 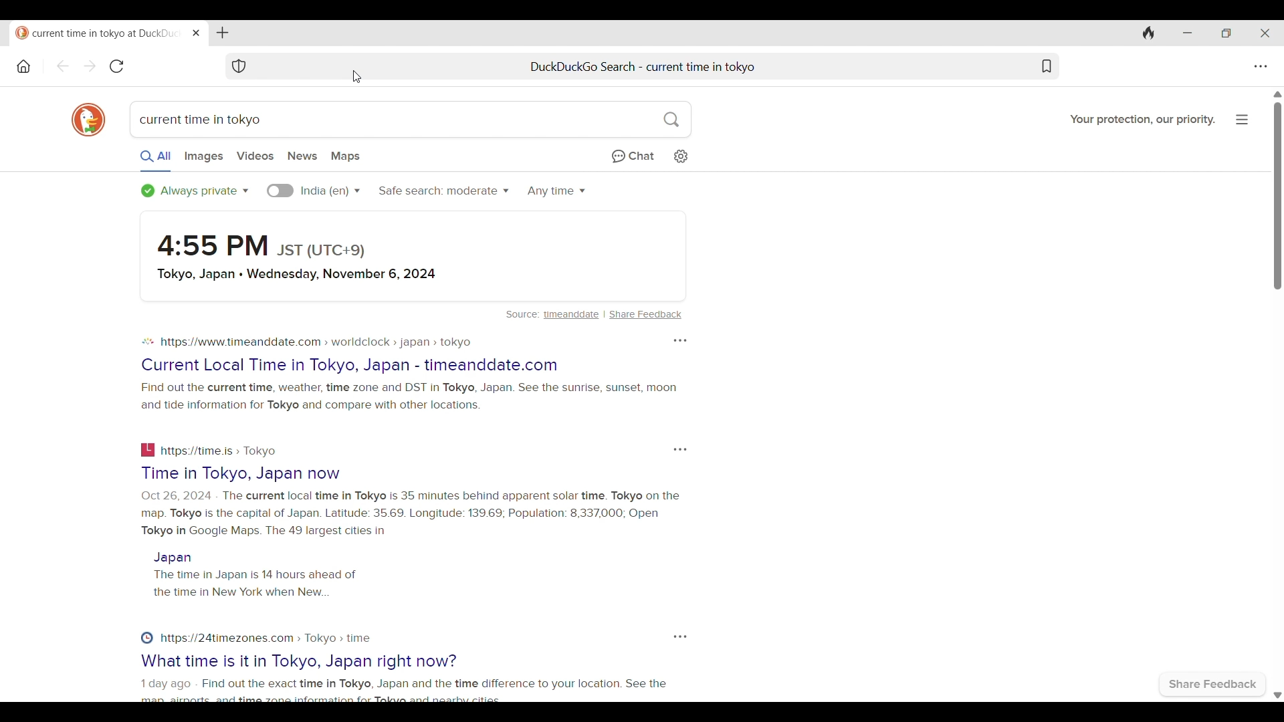 What do you see at coordinates (116, 66) in the screenshot?
I see `Reload page` at bounding box center [116, 66].